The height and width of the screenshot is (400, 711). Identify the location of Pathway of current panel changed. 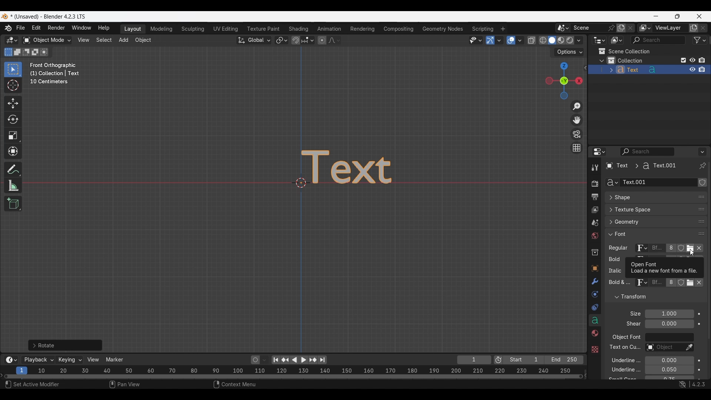
(640, 166).